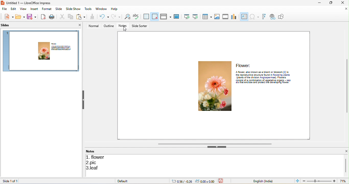  What do you see at coordinates (185, 17) in the screenshot?
I see `start from first slide` at bounding box center [185, 17].